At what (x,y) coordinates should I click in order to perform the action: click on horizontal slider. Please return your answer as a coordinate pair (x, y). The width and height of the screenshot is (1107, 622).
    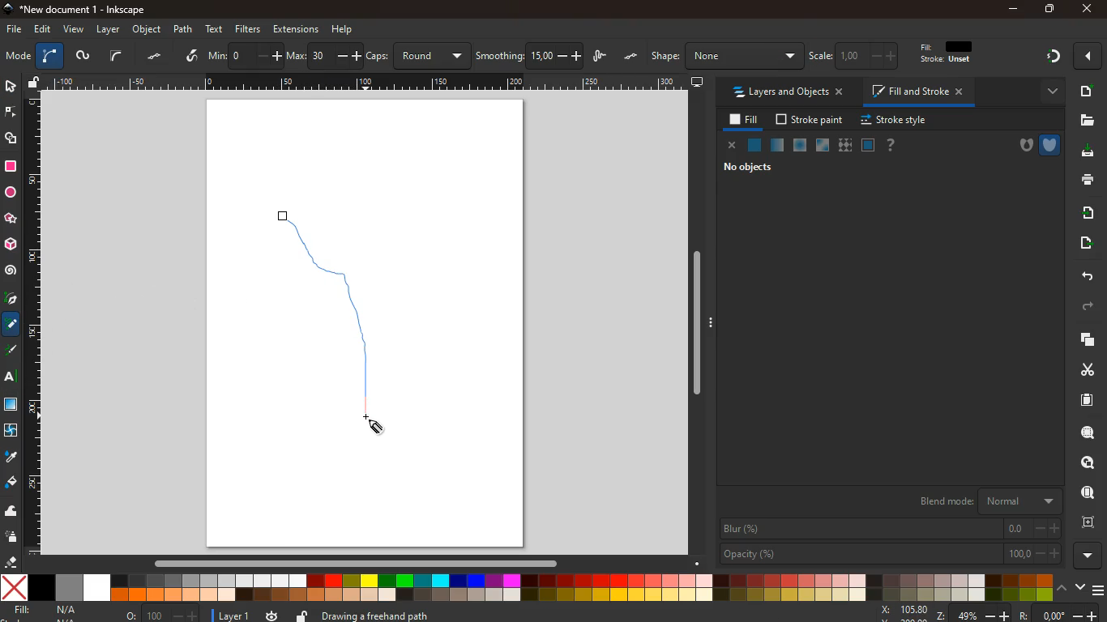
    Looking at the image, I should click on (359, 562).